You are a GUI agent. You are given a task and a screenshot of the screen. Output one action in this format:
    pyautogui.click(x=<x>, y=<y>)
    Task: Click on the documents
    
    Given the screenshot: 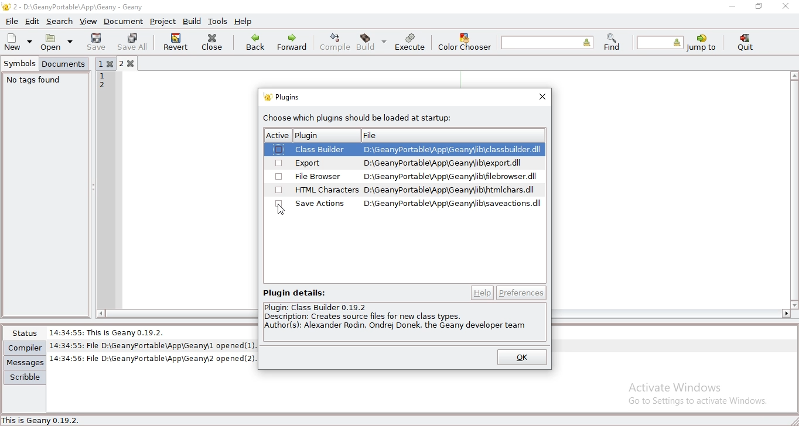 What is the action you would take?
    pyautogui.click(x=64, y=64)
    